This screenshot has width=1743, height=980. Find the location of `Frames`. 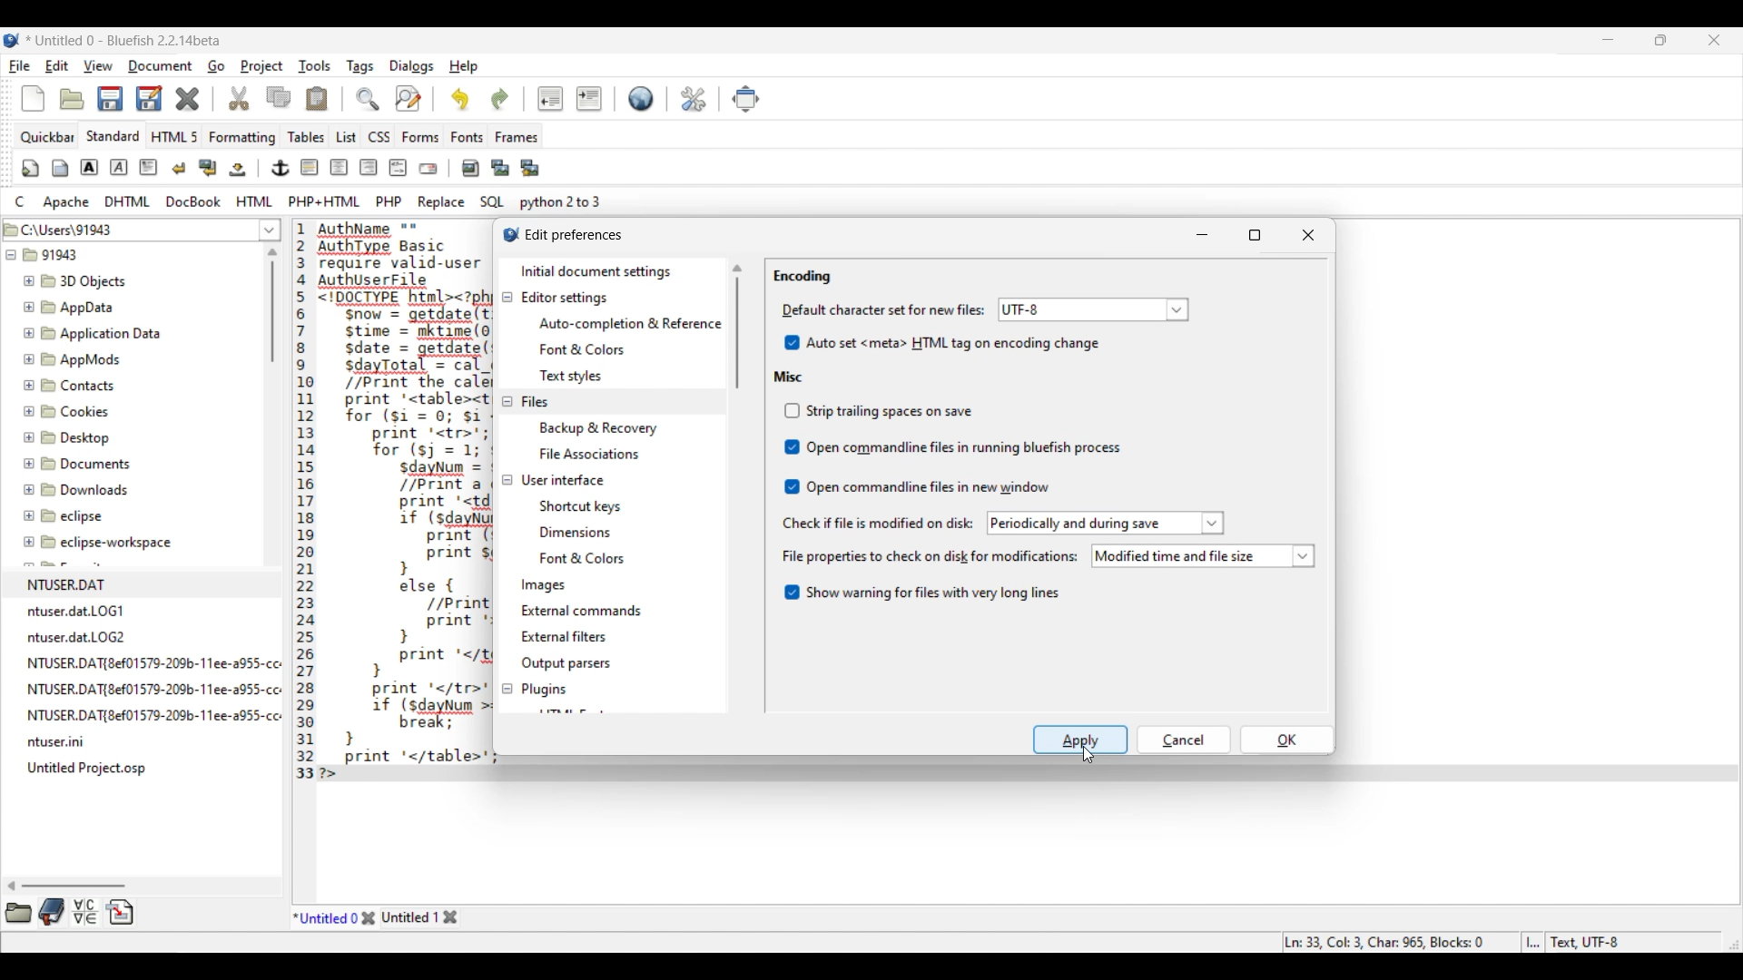

Frames is located at coordinates (517, 137).